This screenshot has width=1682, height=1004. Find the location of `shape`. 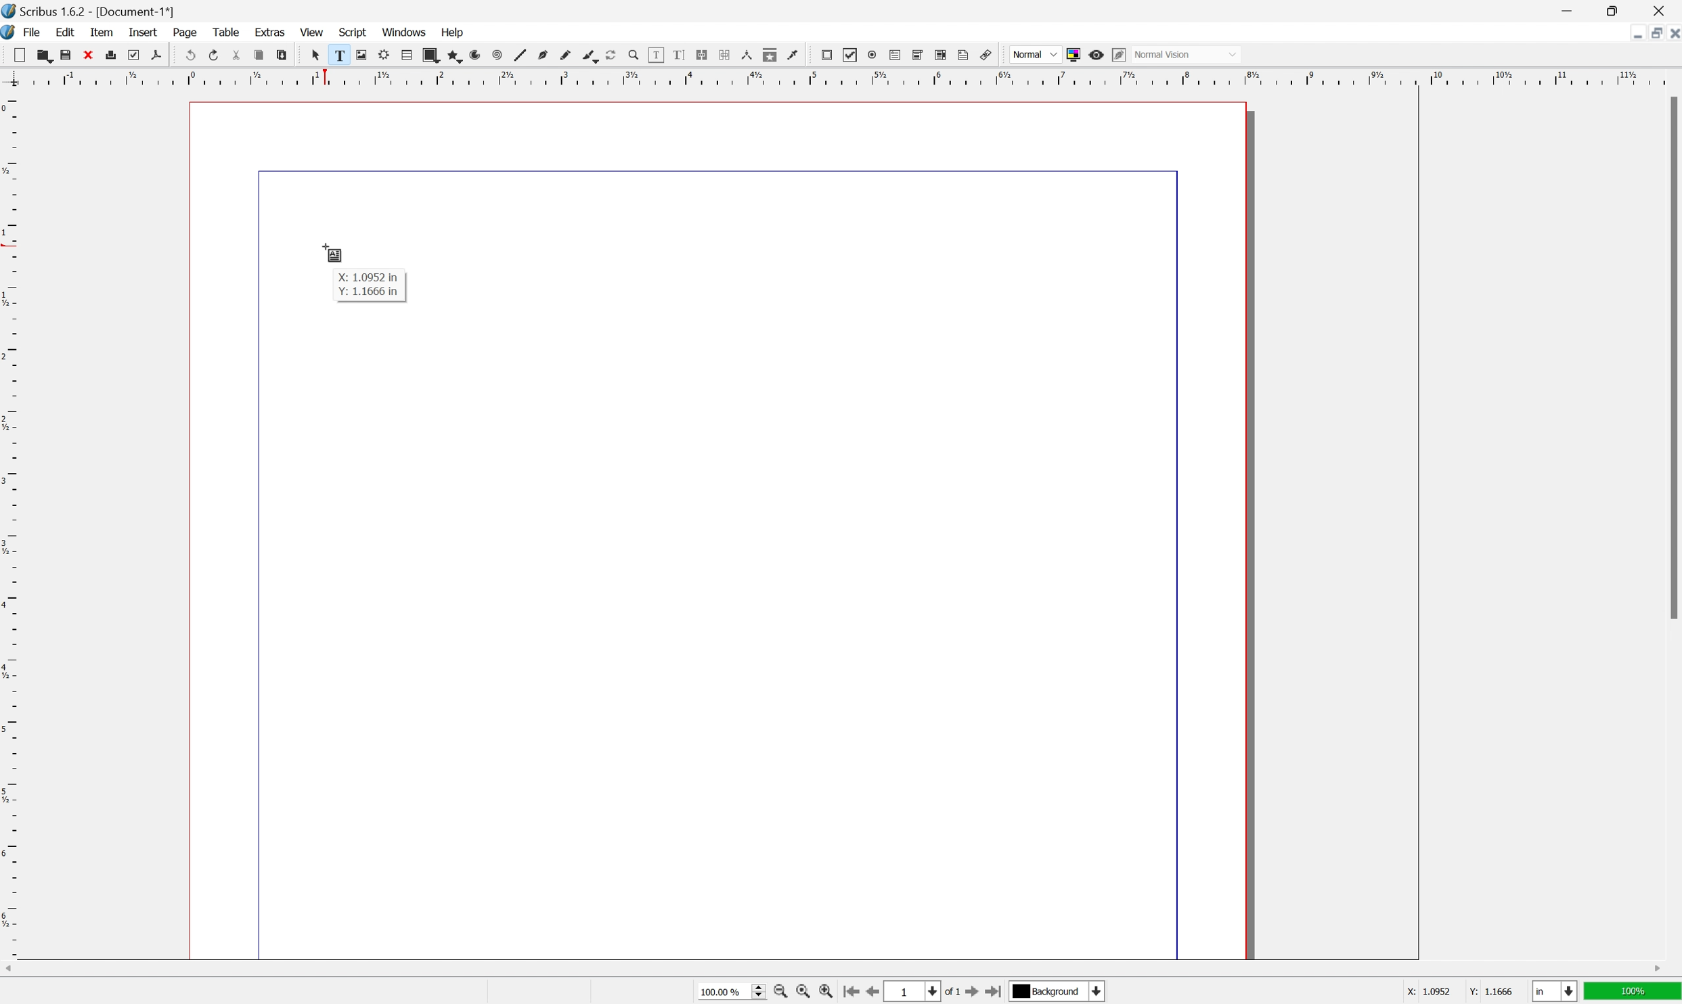

shape is located at coordinates (430, 55).